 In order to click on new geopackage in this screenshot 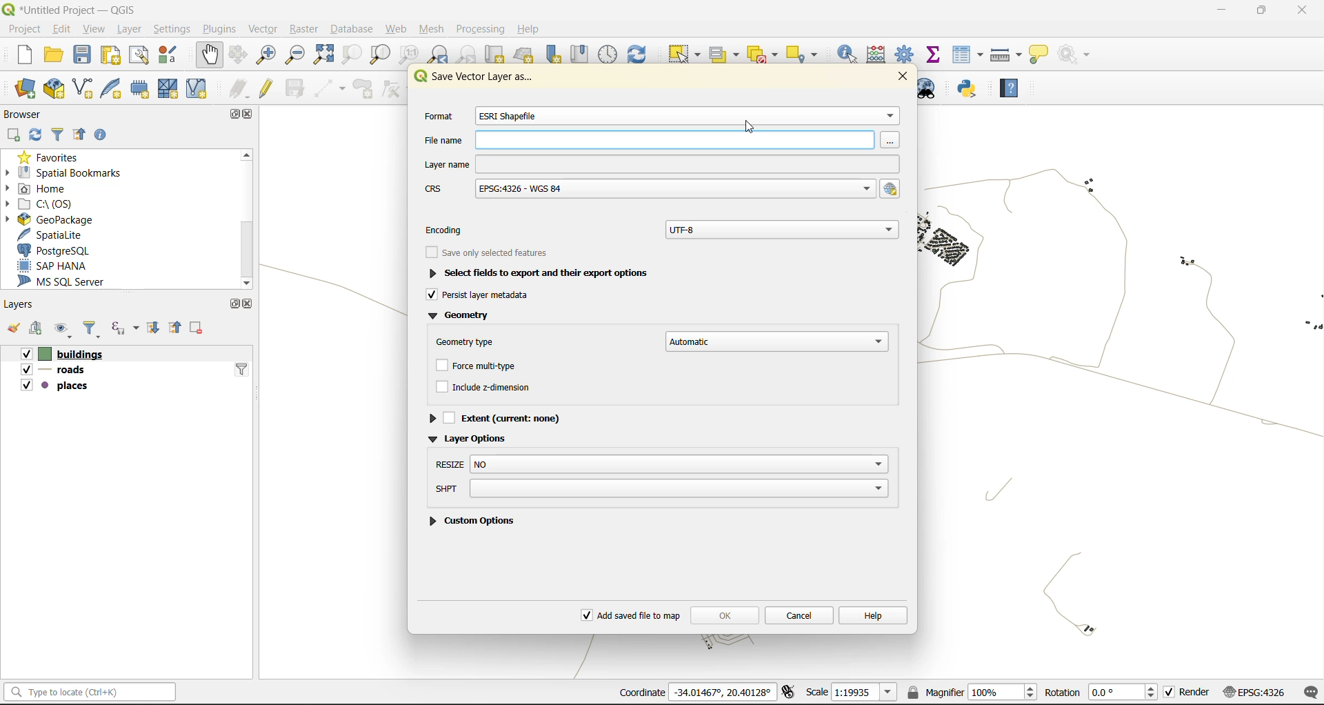, I will do `click(53, 90)`.